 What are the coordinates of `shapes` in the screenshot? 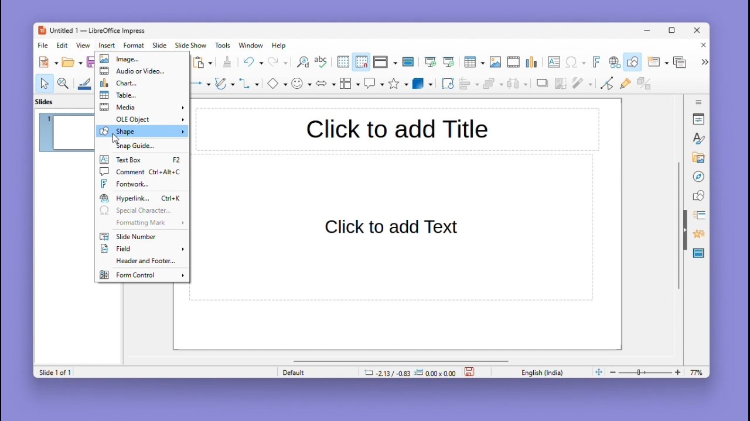 It's located at (698, 195).